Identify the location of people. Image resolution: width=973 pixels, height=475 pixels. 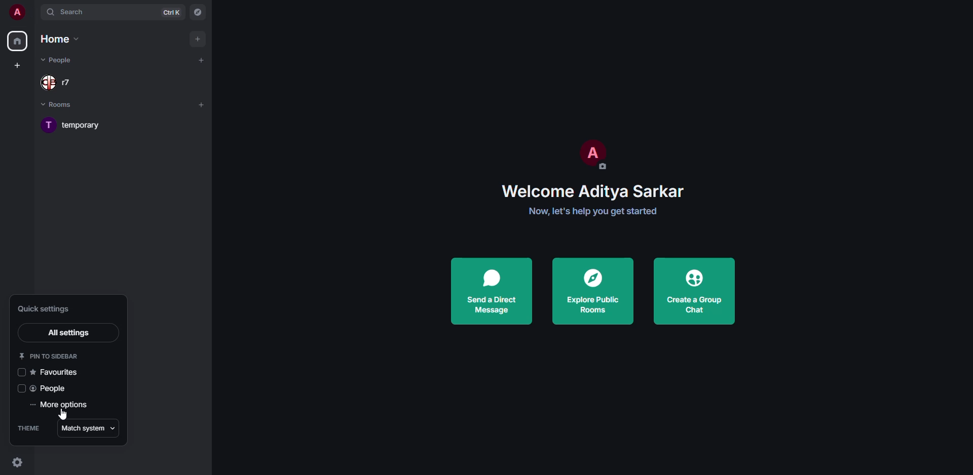
(52, 389).